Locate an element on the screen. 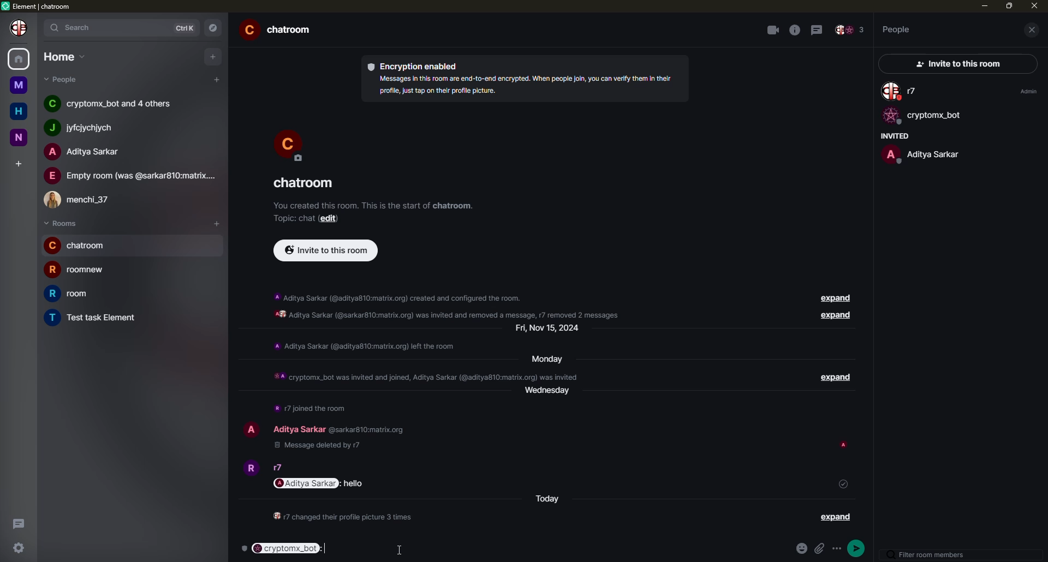 This screenshot has height=562, width=1048. home is located at coordinates (20, 57).